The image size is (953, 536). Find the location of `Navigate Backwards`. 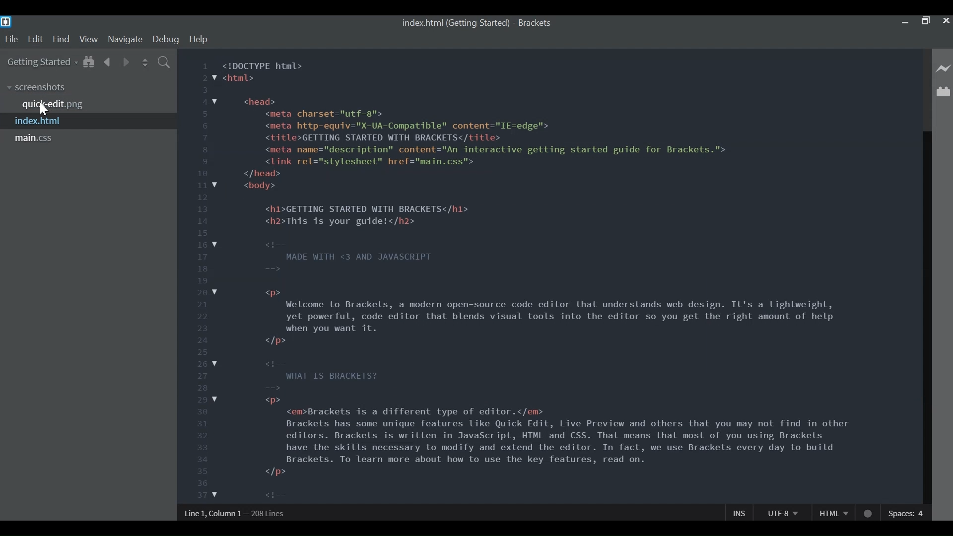

Navigate Backwards is located at coordinates (109, 62).